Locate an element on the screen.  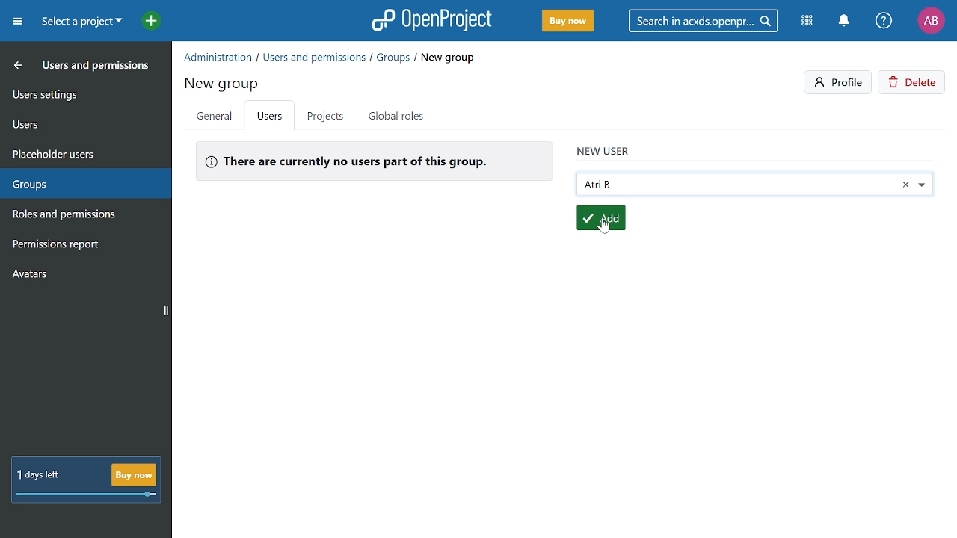
Placeholders users is located at coordinates (84, 152).